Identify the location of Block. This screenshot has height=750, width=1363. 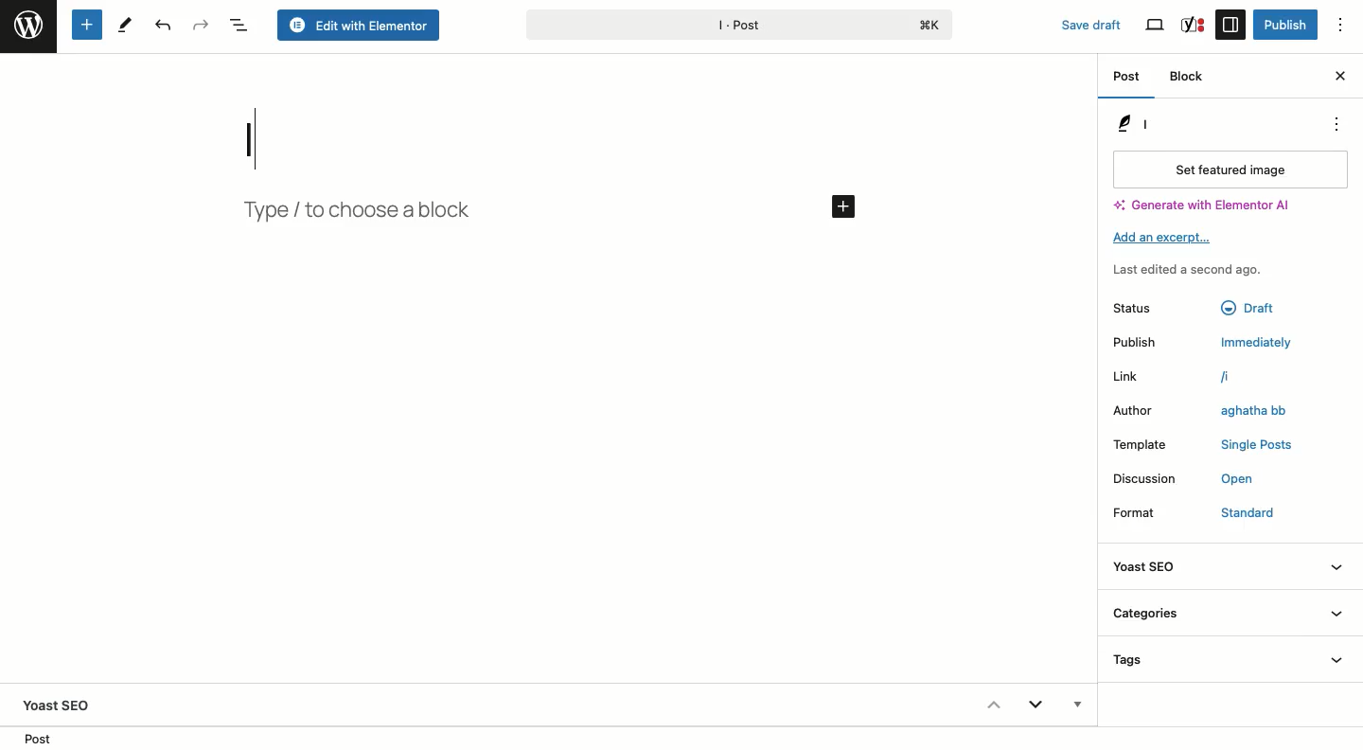
(1191, 79).